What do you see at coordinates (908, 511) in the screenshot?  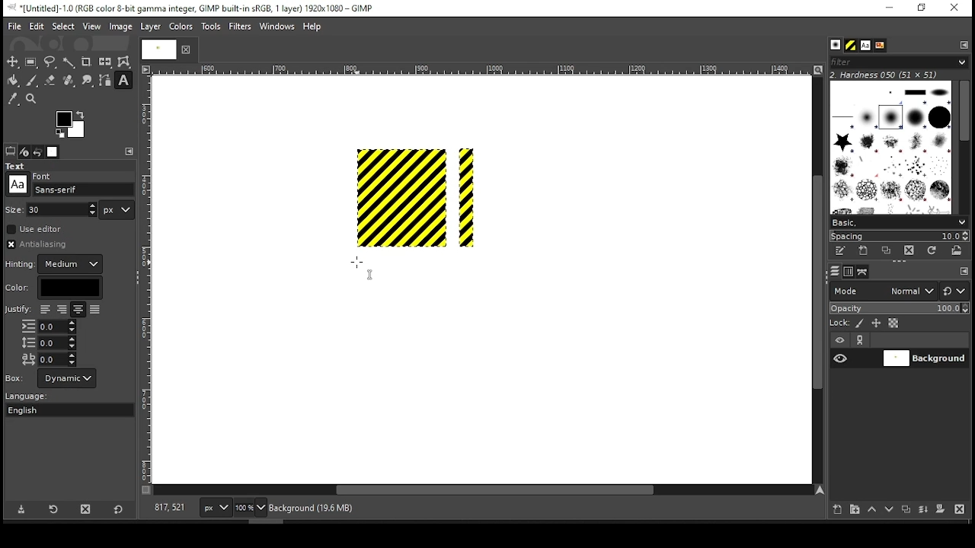 I see `duplicate layer` at bounding box center [908, 511].